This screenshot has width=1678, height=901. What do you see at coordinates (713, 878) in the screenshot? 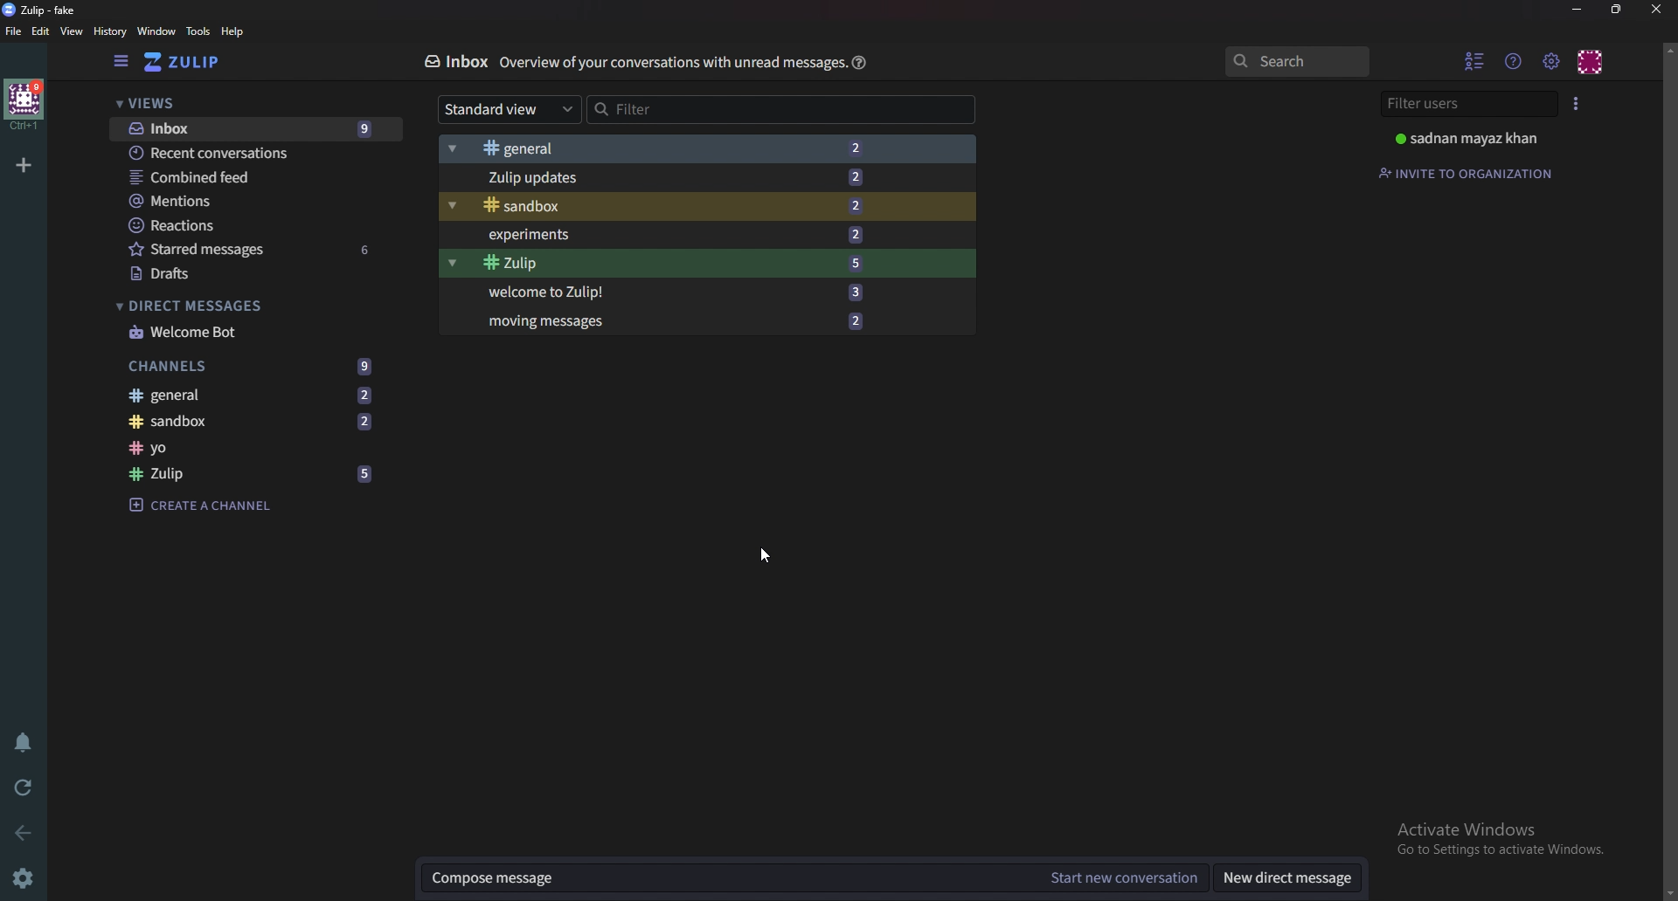
I see `Compose message` at bounding box center [713, 878].